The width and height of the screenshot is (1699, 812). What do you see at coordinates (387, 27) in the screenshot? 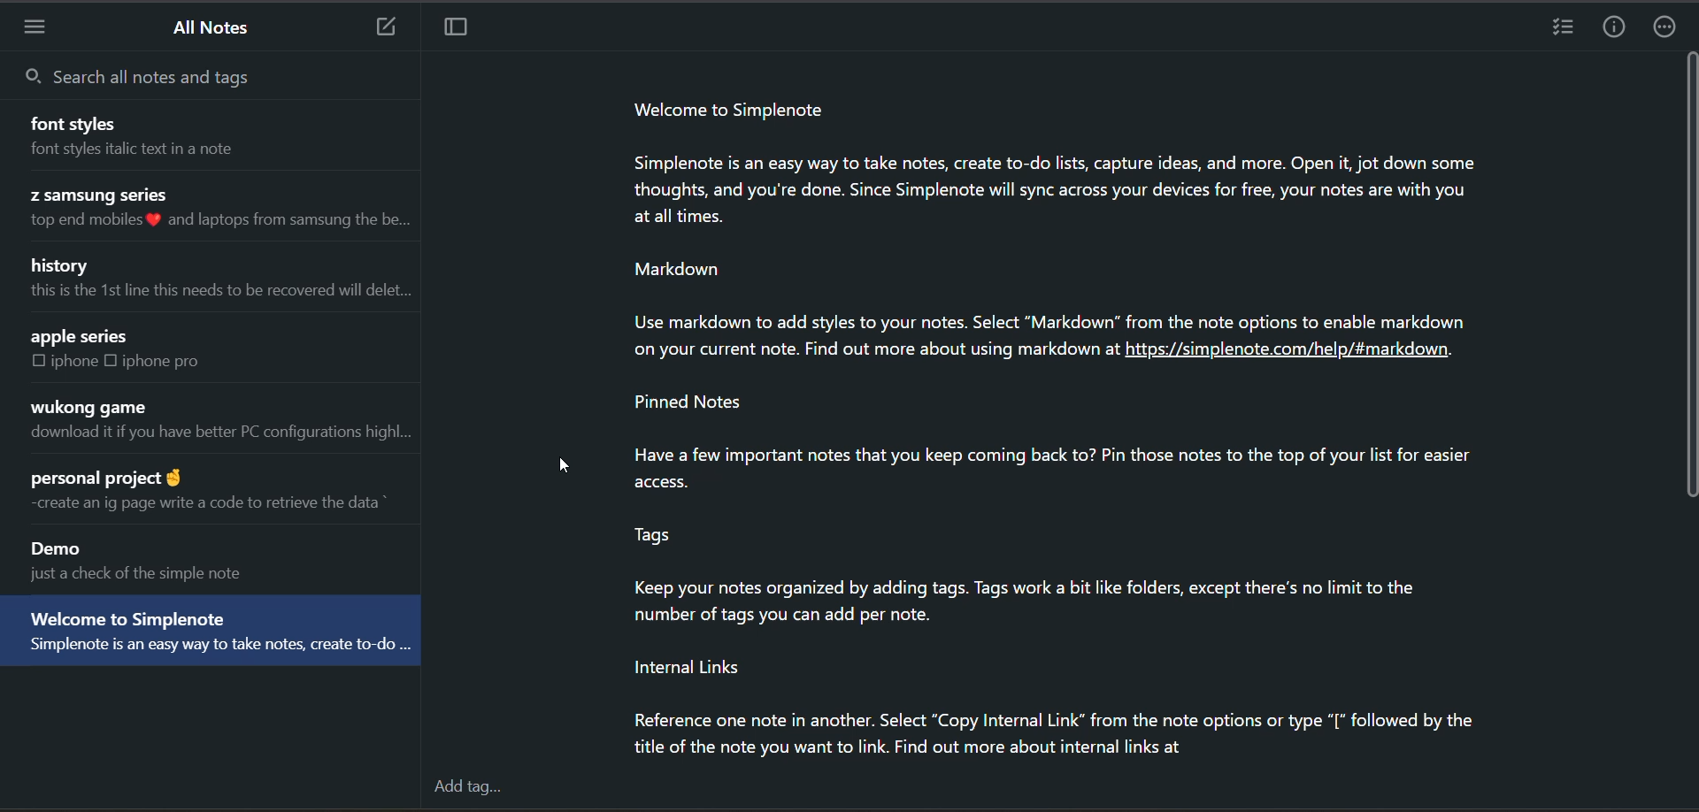
I see `add new note` at bounding box center [387, 27].